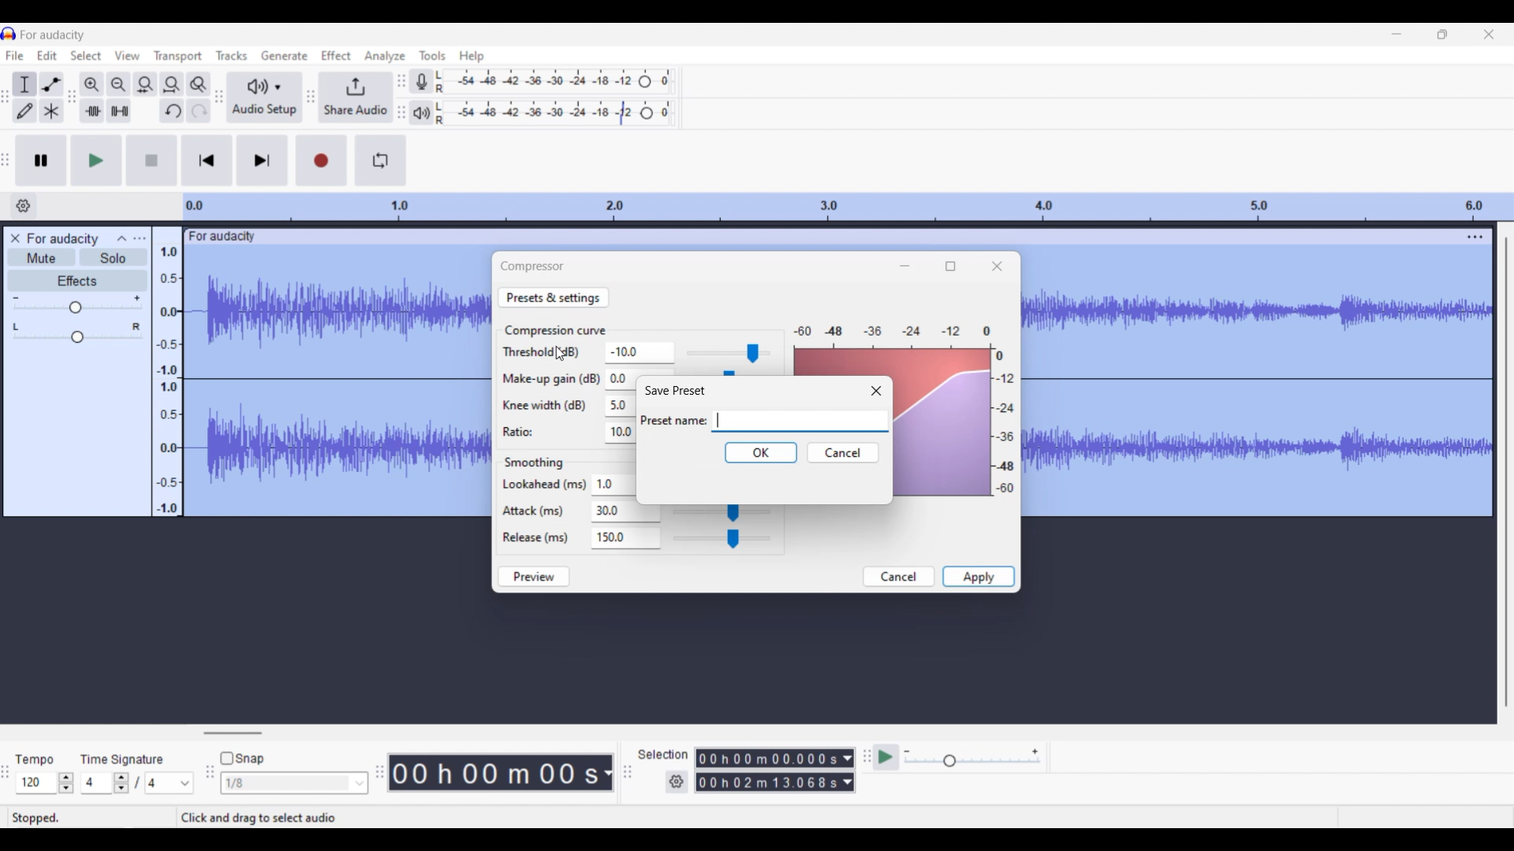 The height and width of the screenshot is (851, 1514). I want to click on Skip/Select to end, so click(263, 161).